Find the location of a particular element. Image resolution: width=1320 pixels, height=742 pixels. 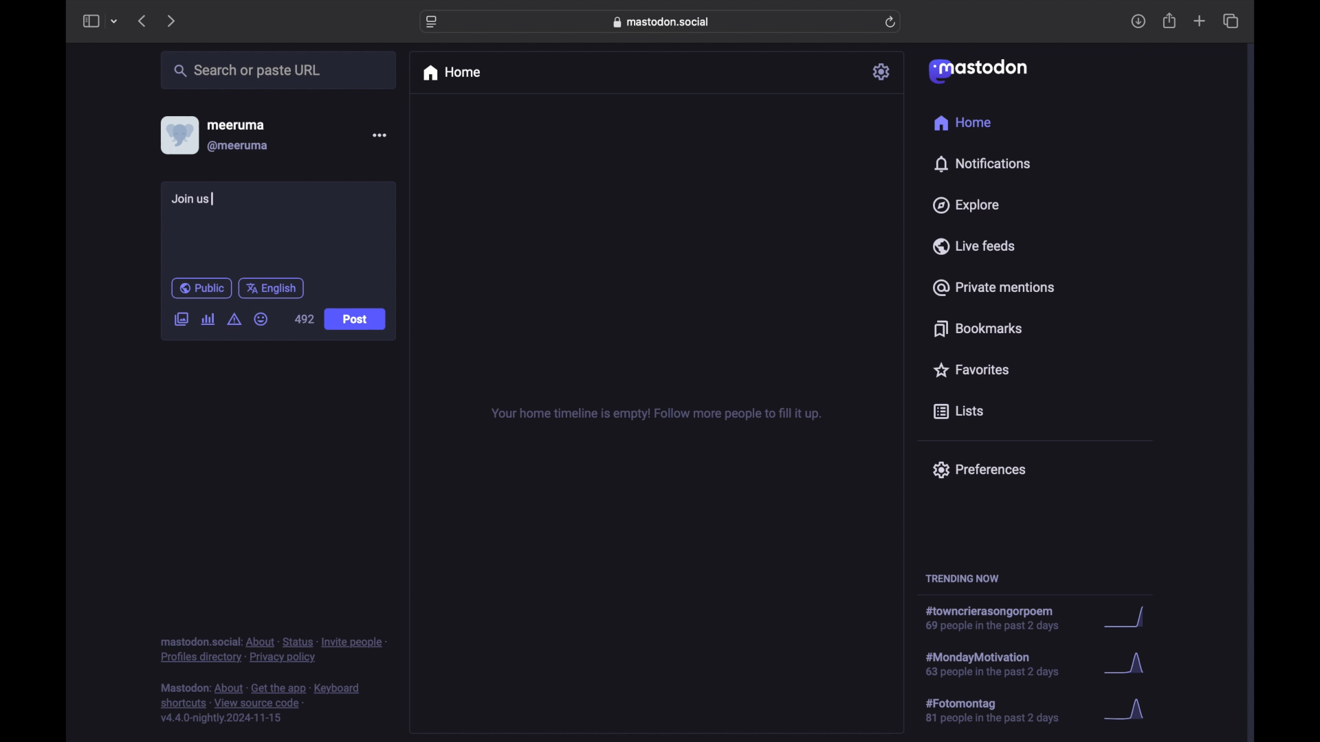

graph is located at coordinates (1124, 618).